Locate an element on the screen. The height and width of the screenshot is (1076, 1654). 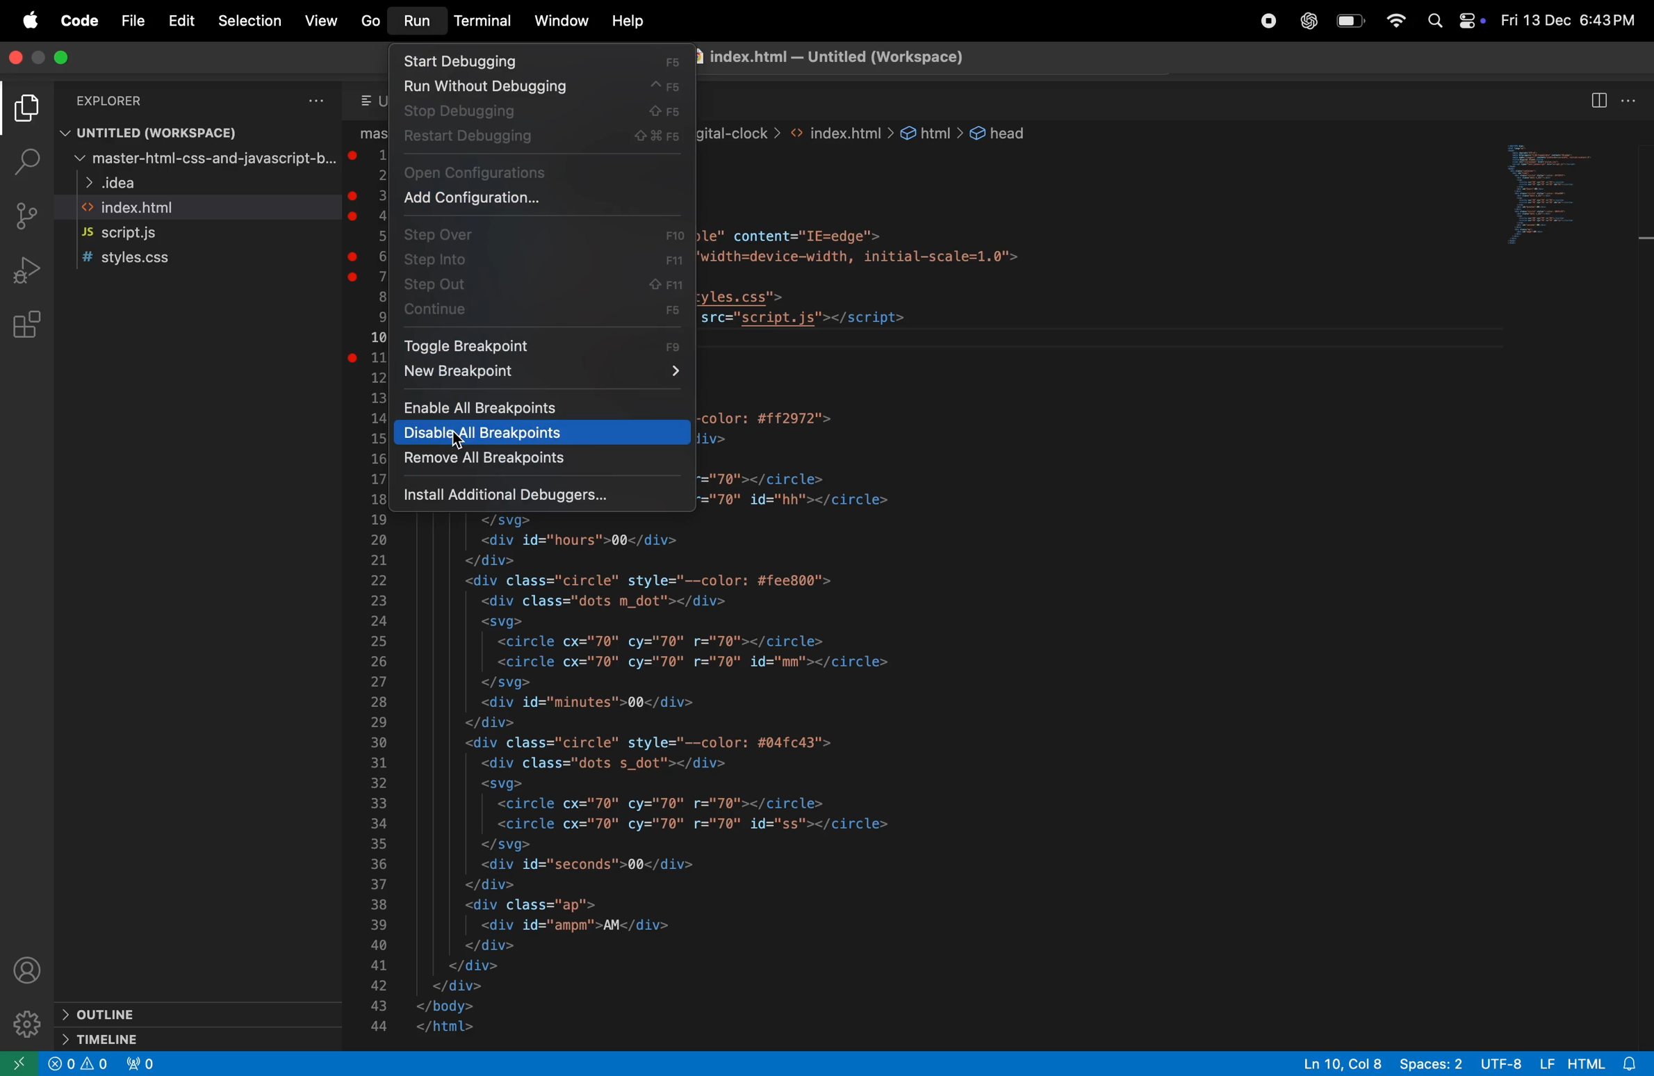
File is located at coordinates (131, 19).